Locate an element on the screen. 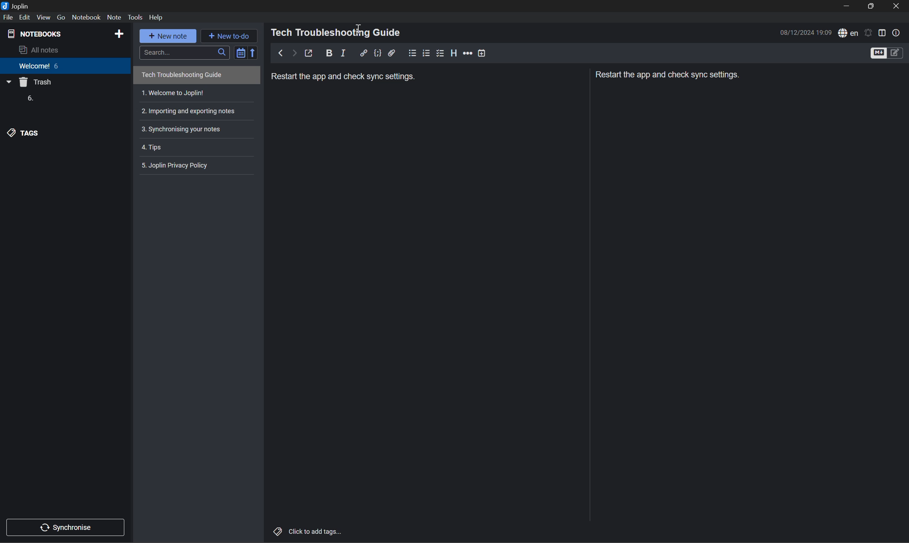  Toggle editors is located at coordinates (885, 53).